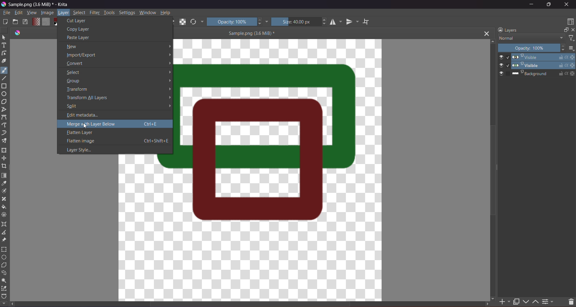 The height and width of the screenshot is (307, 576). Describe the element at coordinates (574, 31) in the screenshot. I see `Close Pane` at that location.